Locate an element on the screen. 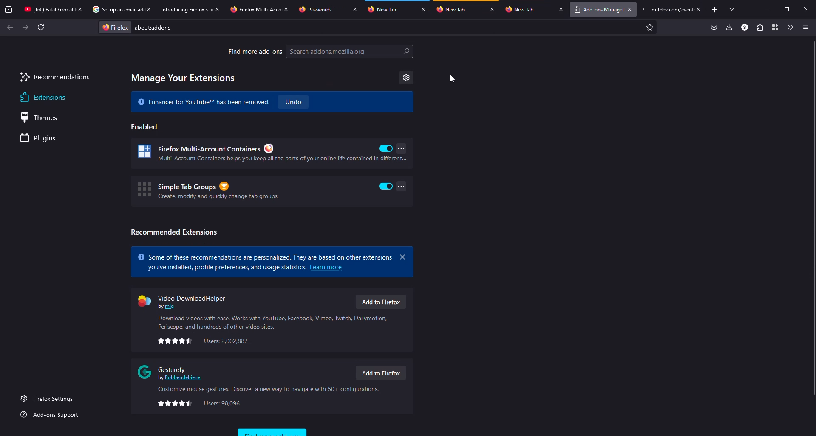 This screenshot has height=436, width=816. recommended is located at coordinates (175, 232).